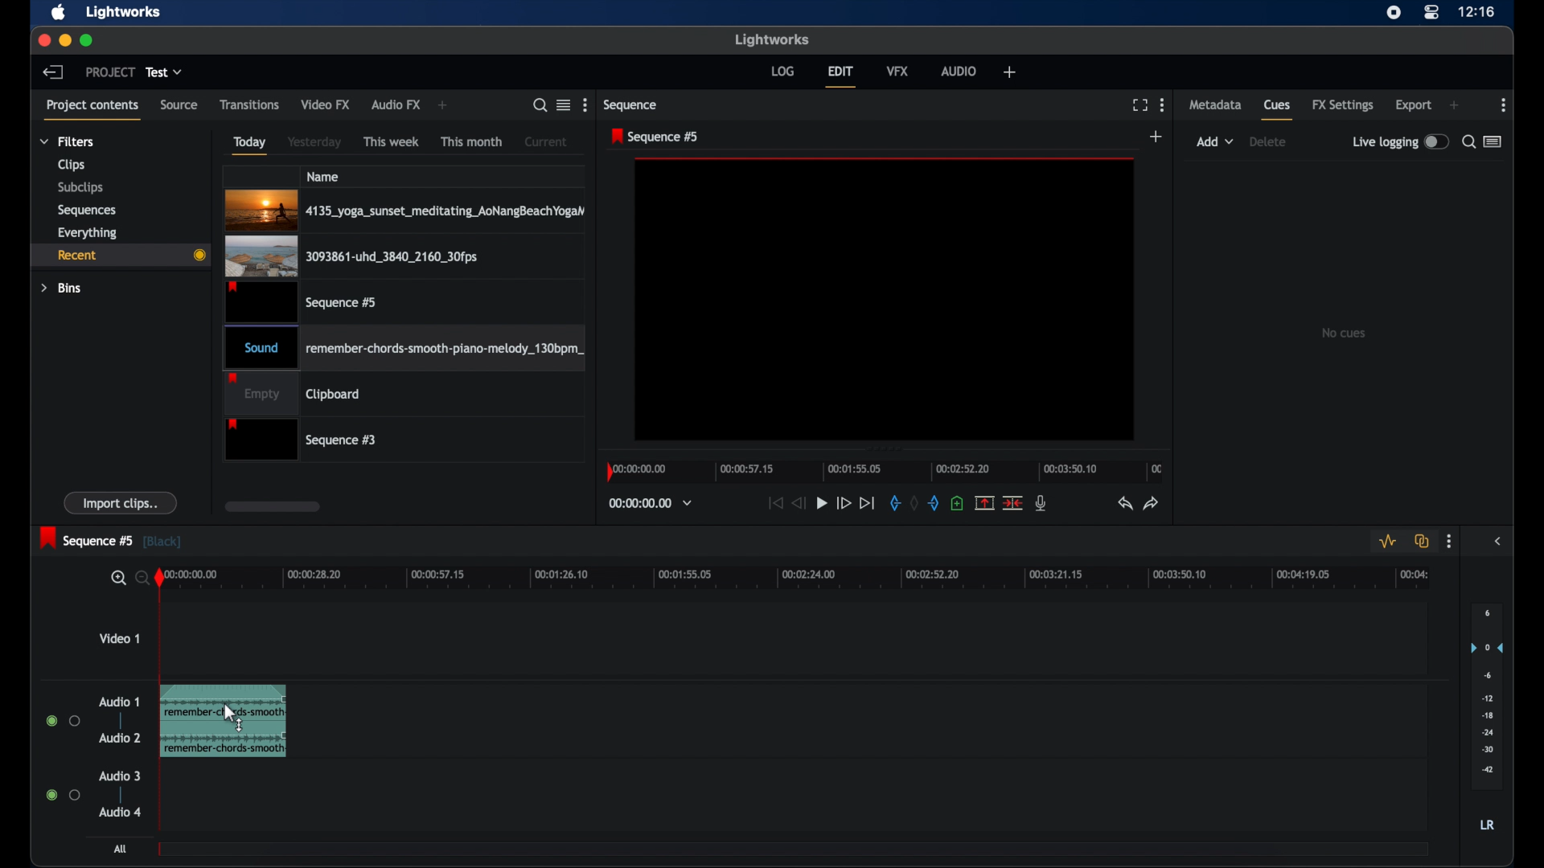 This screenshot has height=868, width=1544. I want to click on rewind, so click(798, 502).